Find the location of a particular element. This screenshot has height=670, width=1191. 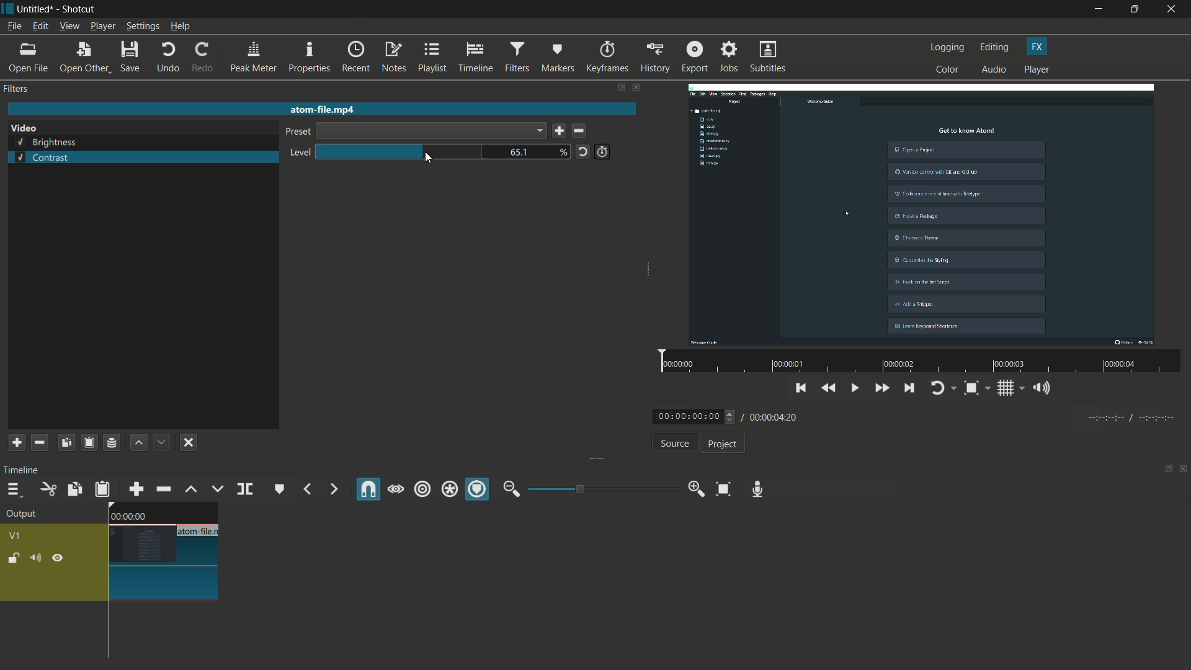

next marker is located at coordinates (332, 489).